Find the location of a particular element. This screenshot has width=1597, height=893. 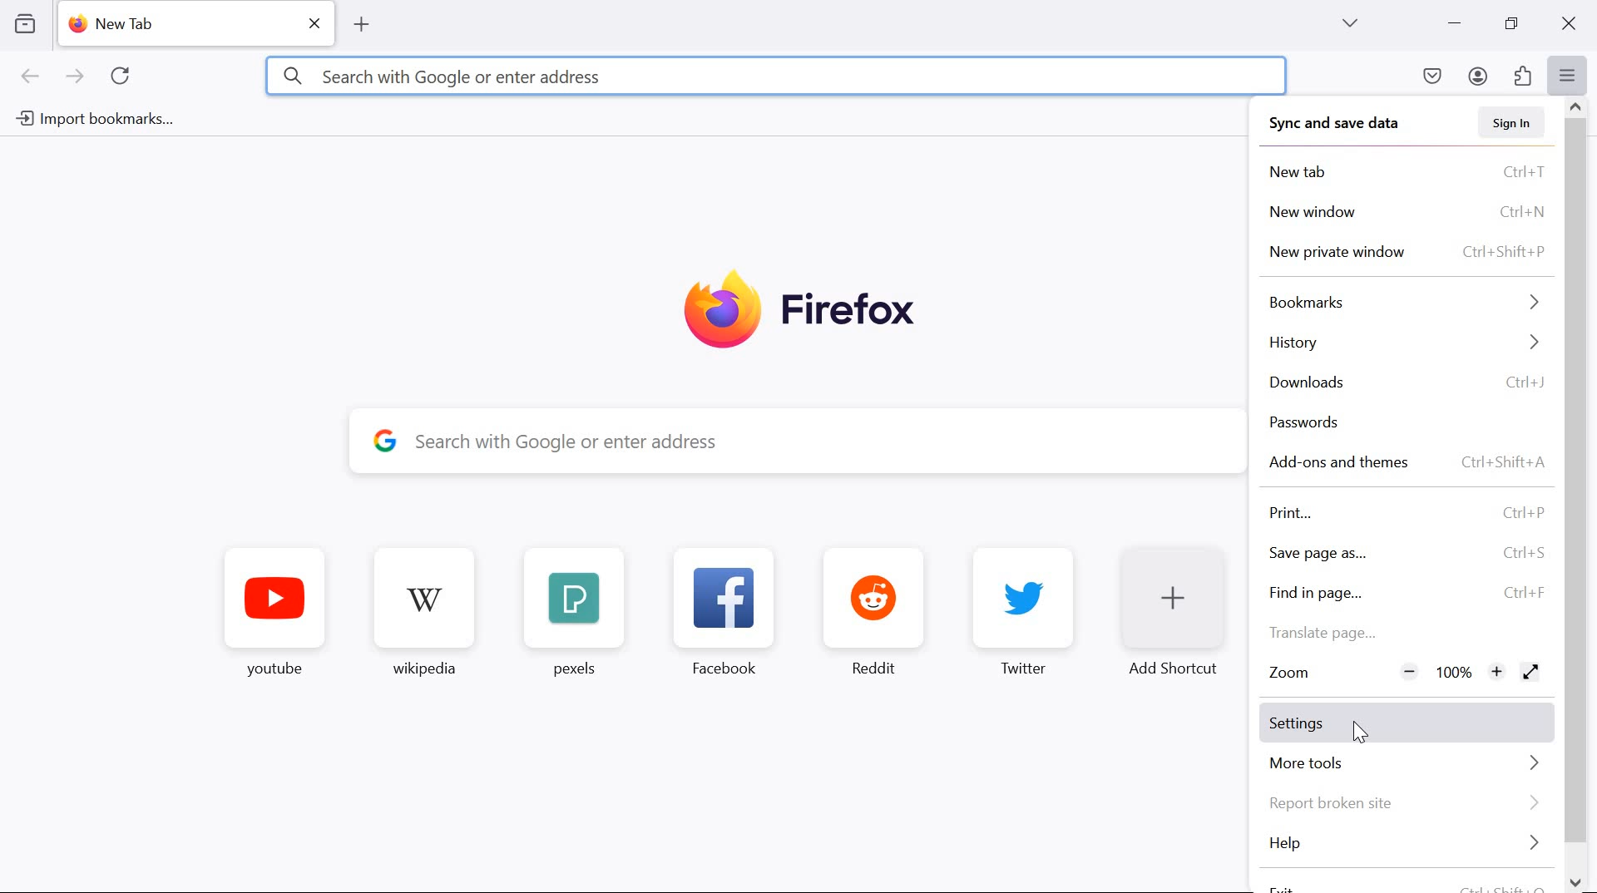

add-ons and themes is located at coordinates (1408, 460).